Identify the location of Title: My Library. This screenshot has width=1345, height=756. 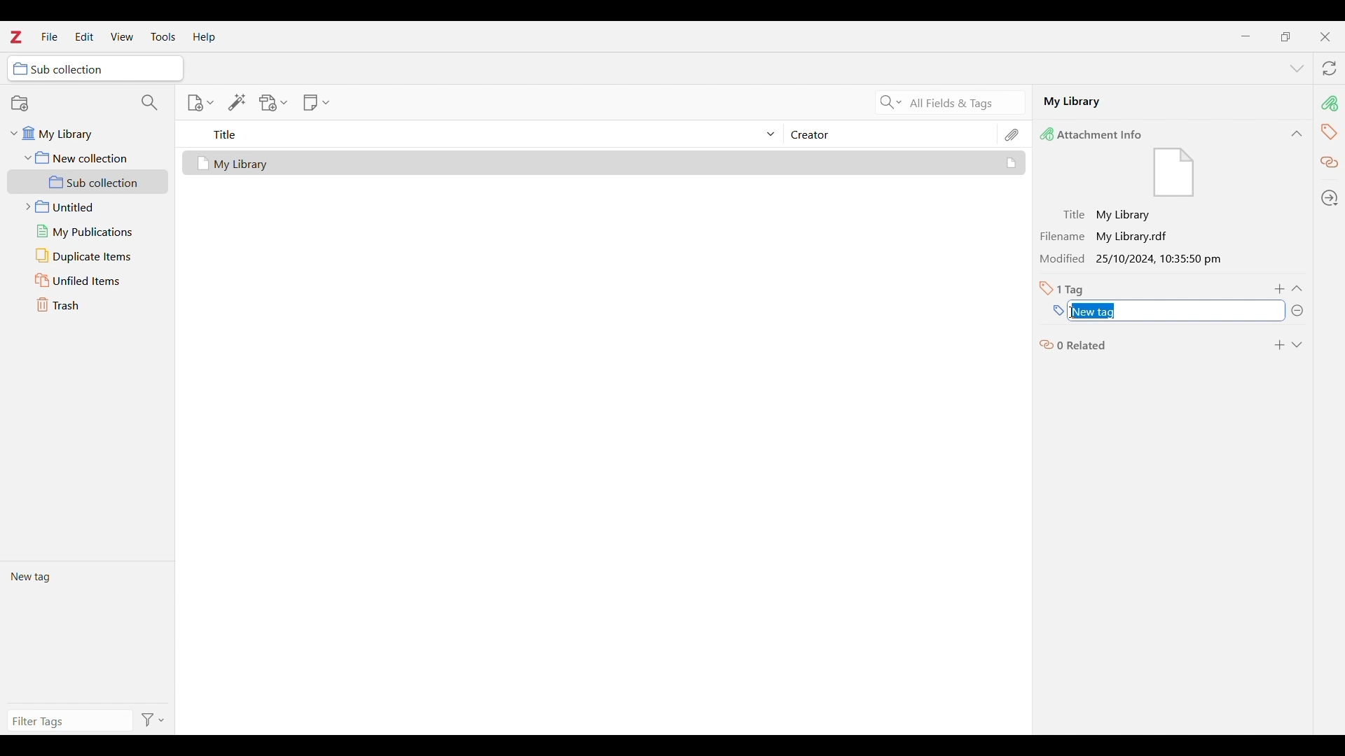
(1108, 215).